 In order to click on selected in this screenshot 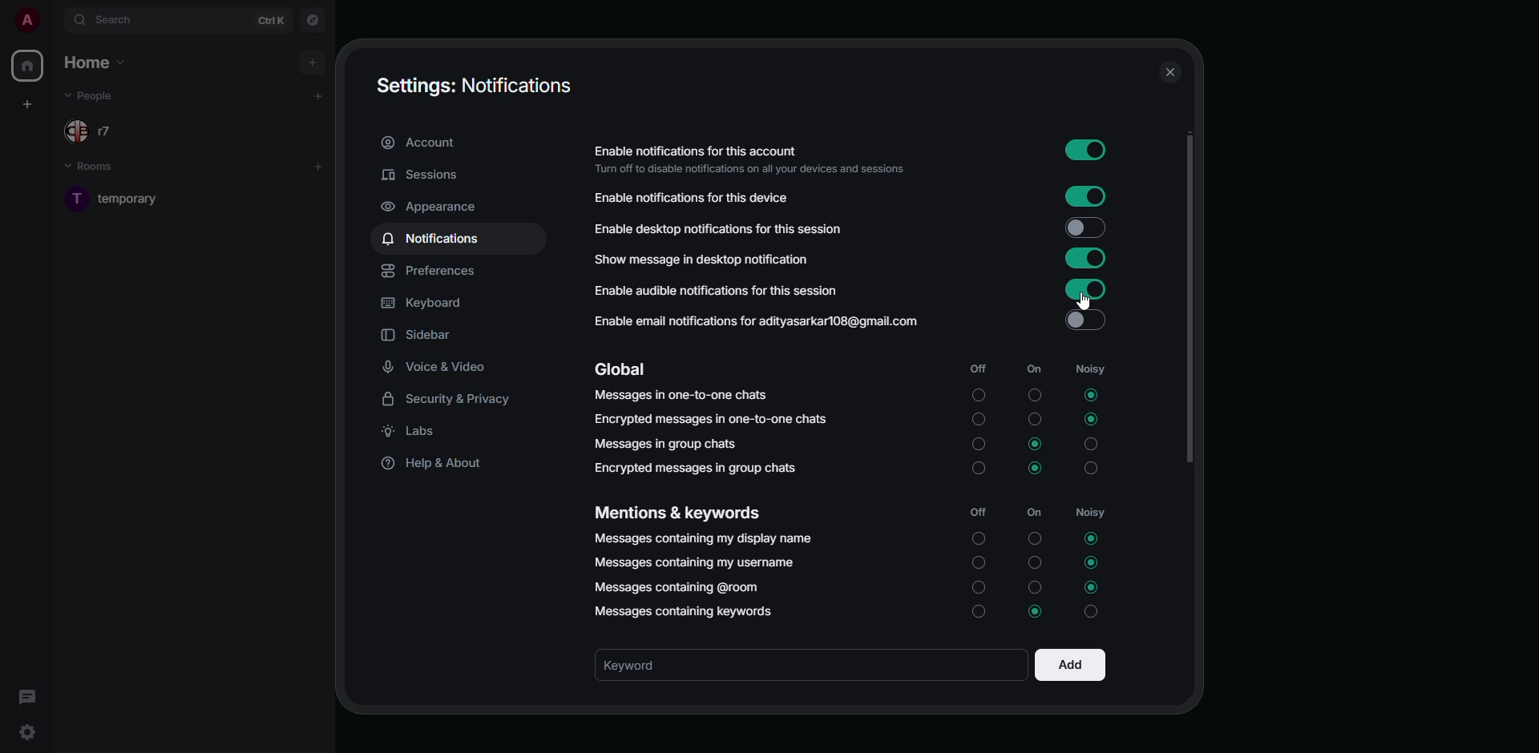, I will do `click(1093, 562)`.